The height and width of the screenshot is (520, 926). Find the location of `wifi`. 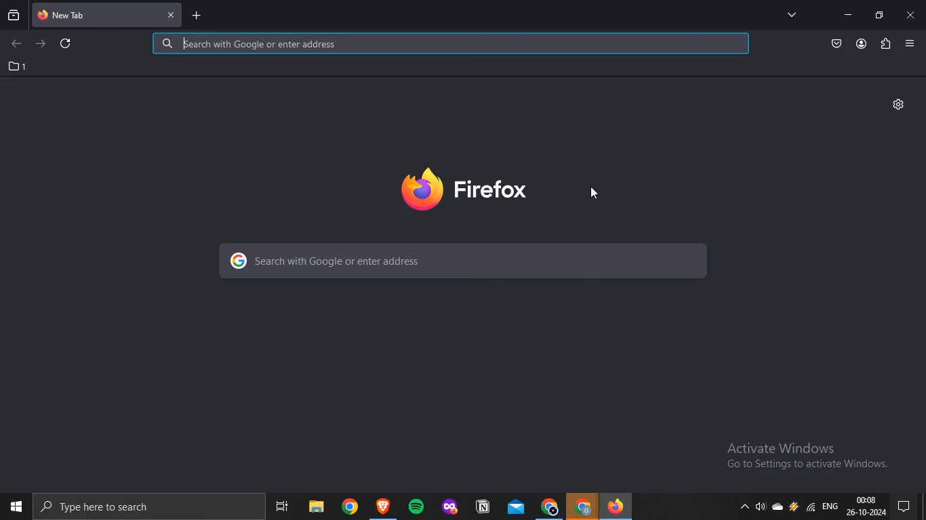

wifi is located at coordinates (811, 509).